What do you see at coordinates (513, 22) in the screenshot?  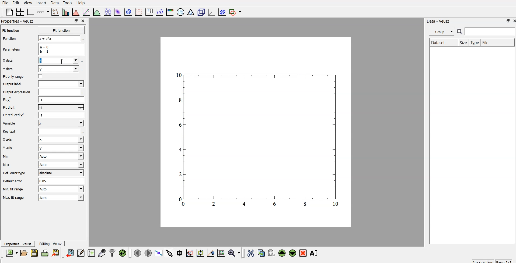 I see `close` at bounding box center [513, 22].